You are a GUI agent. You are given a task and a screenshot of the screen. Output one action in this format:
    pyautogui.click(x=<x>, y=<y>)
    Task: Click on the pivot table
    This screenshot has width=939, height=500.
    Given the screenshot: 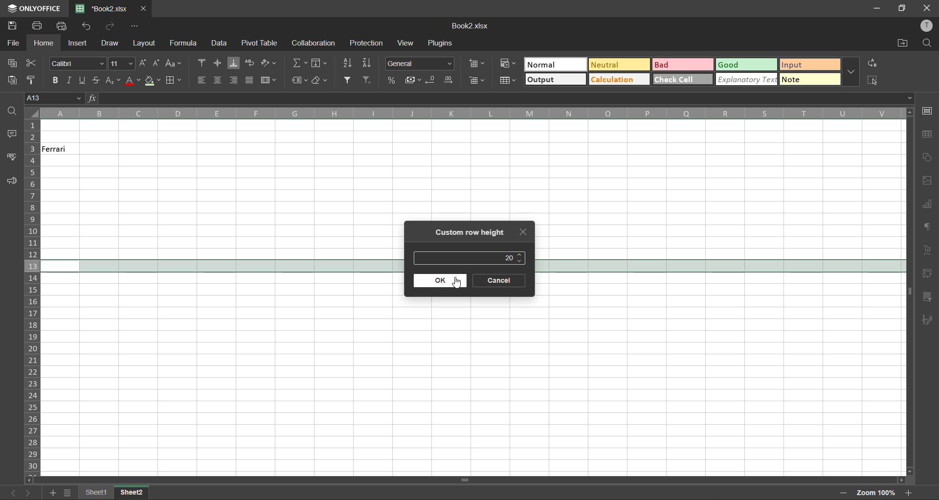 What is the action you would take?
    pyautogui.click(x=928, y=273)
    